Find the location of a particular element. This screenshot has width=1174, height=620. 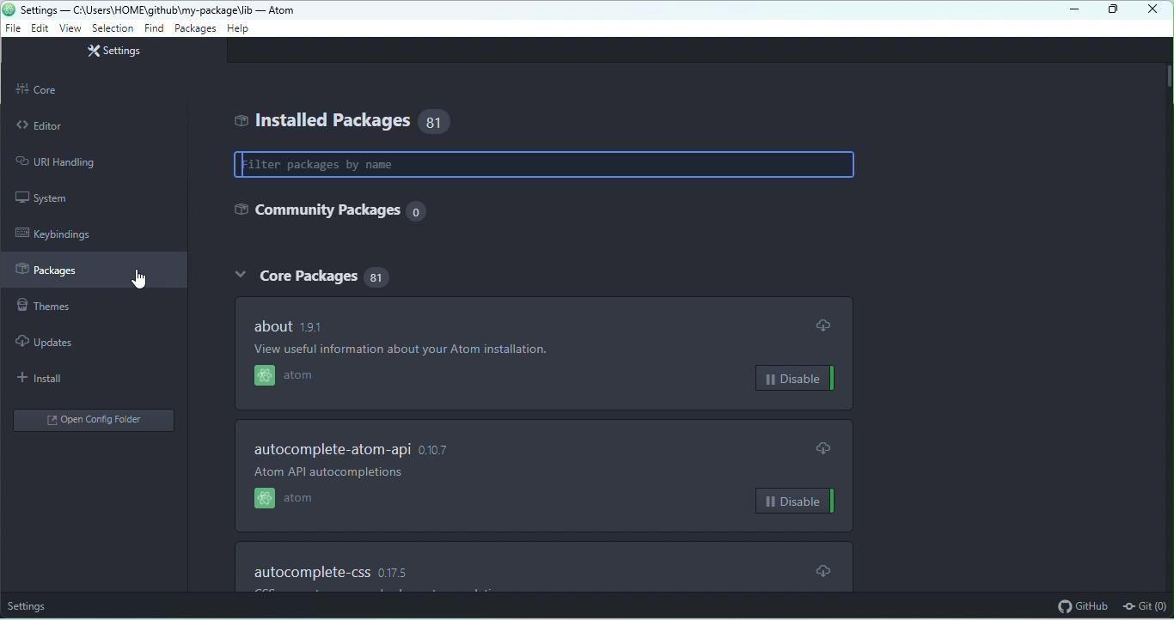

edit is located at coordinates (40, 27).